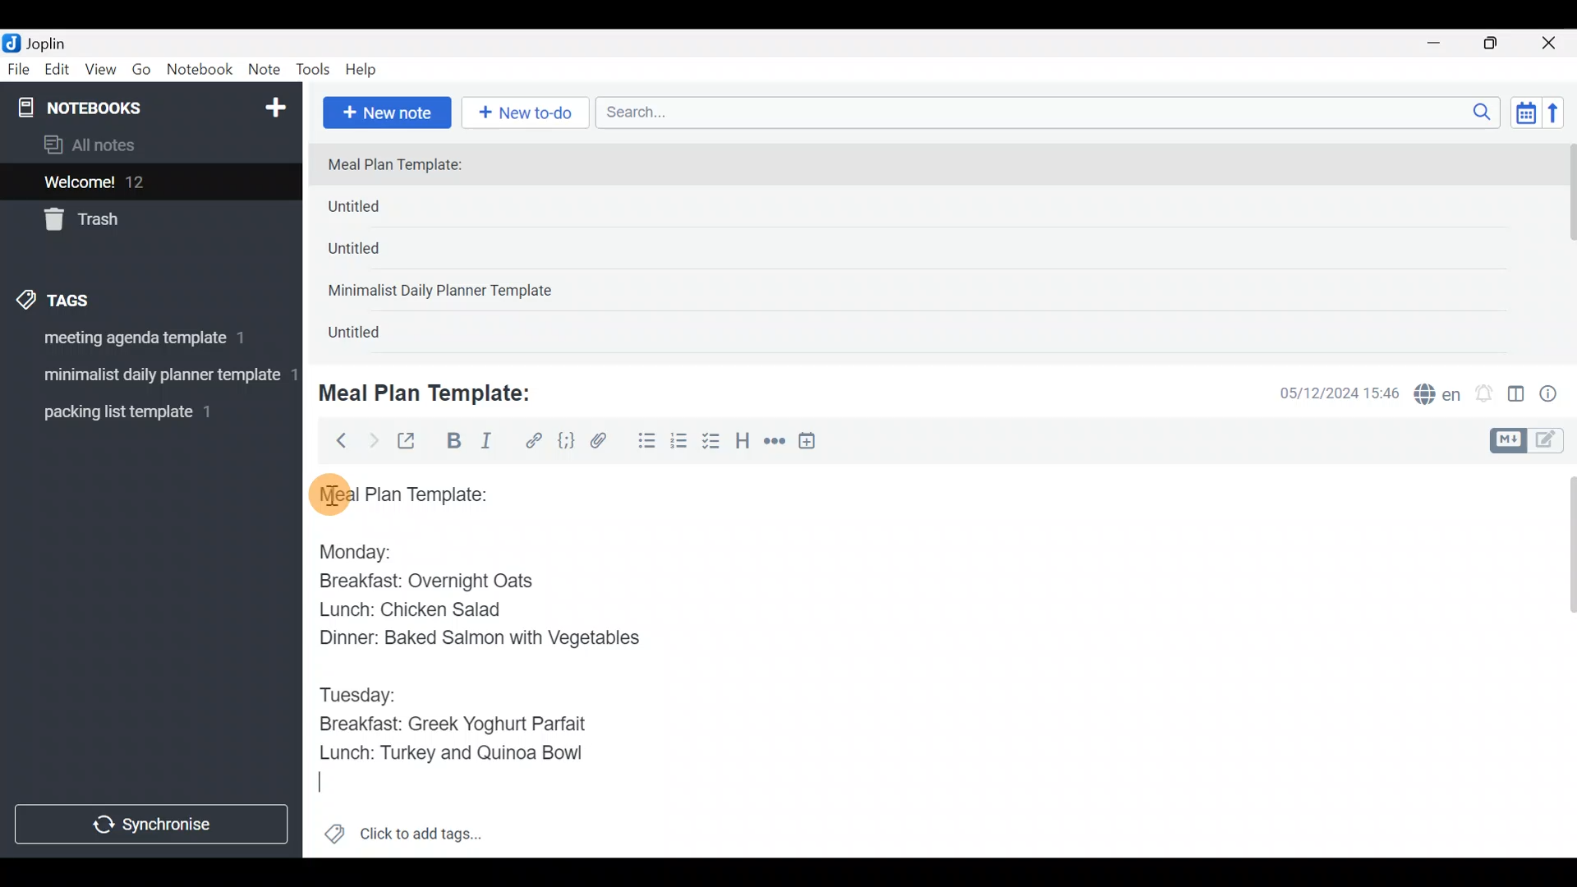  What do you see at coordinates (643, 442) in the screenshot?
I see `Bulleted list` at bounding box center [643, 442].